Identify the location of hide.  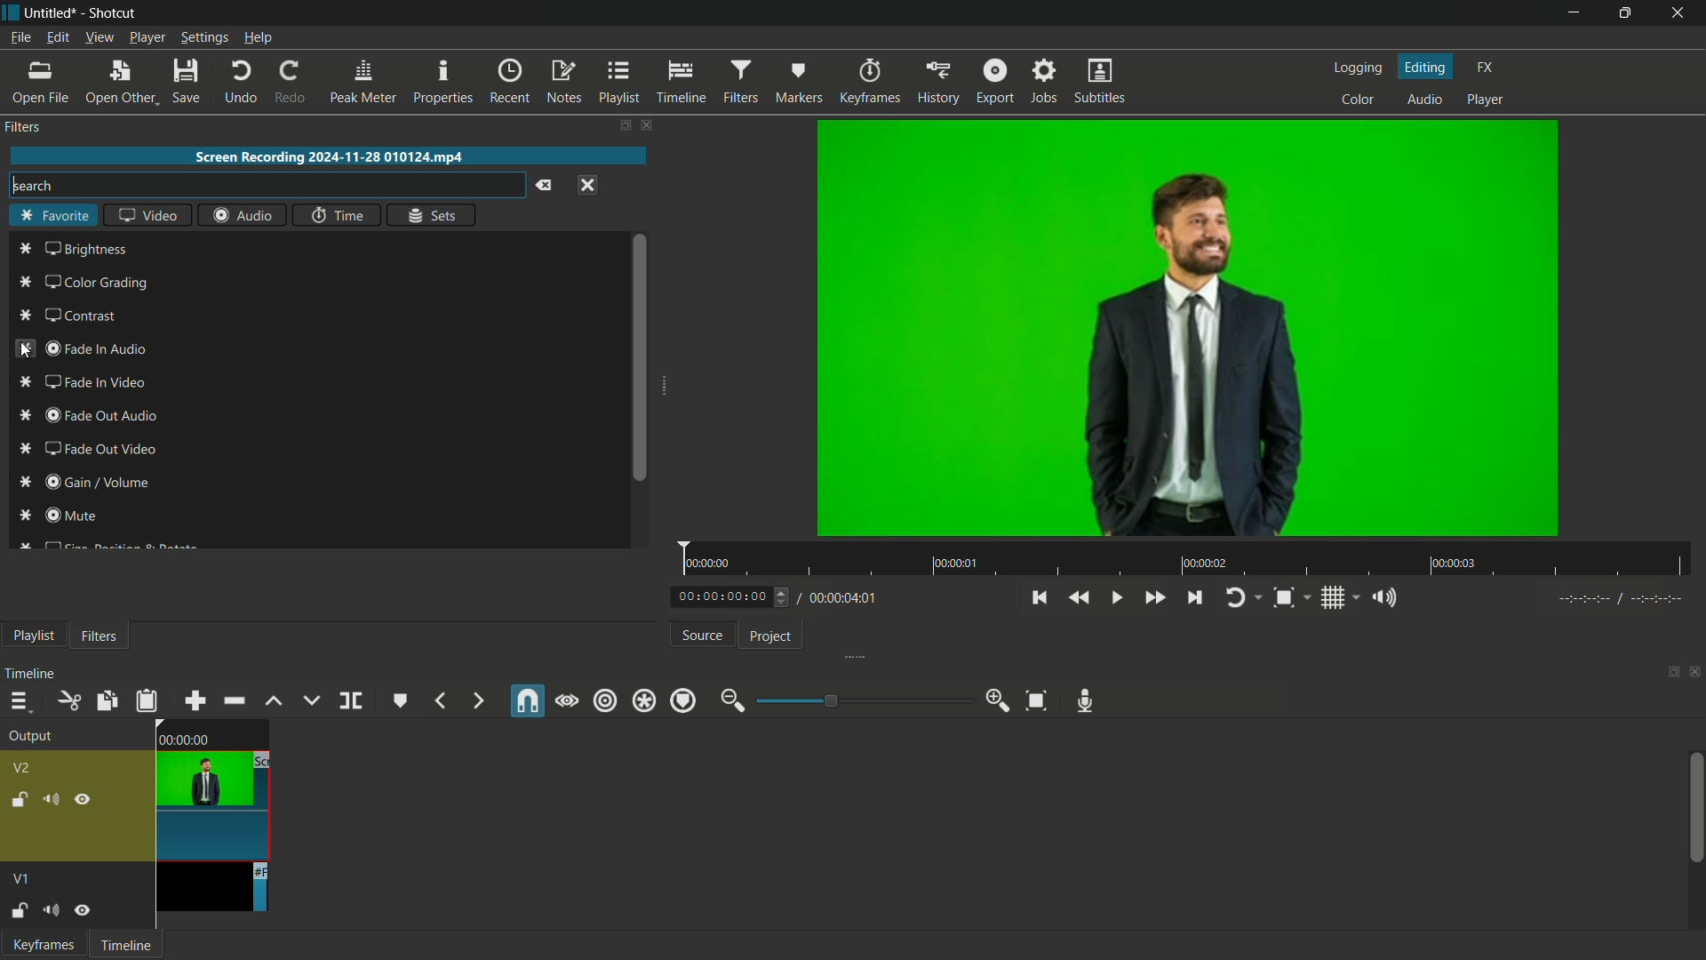
(84, 799).